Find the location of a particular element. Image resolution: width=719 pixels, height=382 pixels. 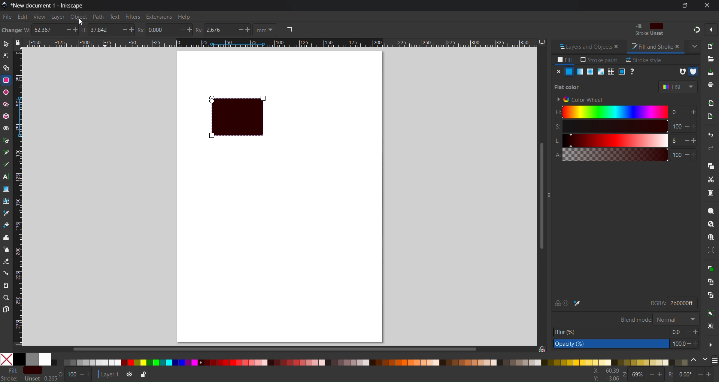

Node tool is located at coordinates (6, 55).